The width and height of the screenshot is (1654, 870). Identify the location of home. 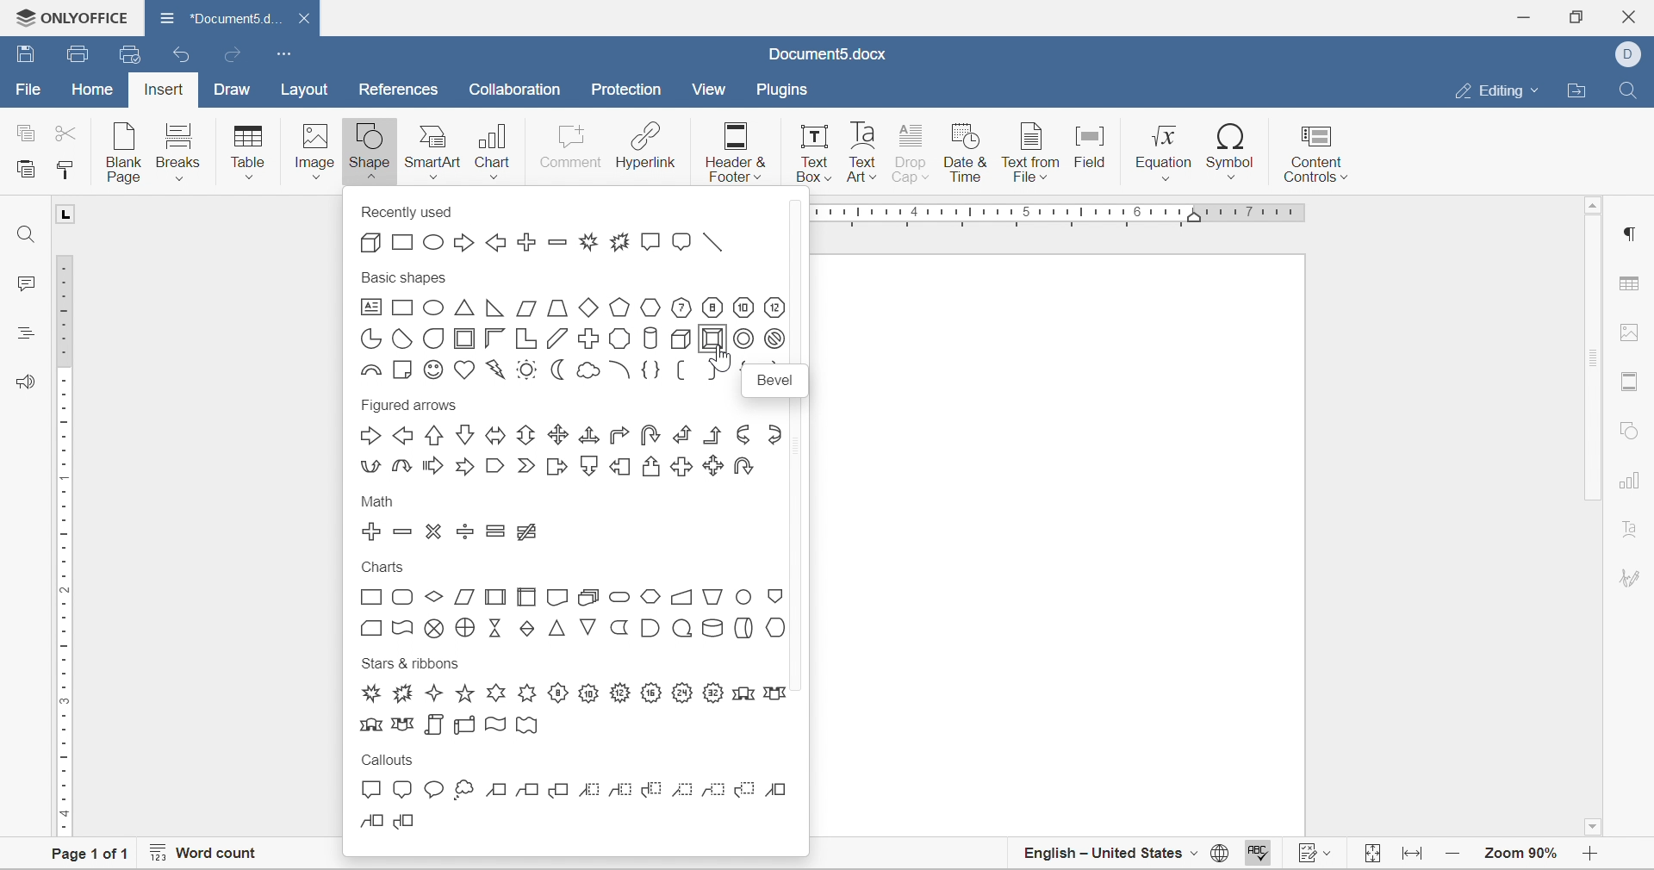
(91, 90).